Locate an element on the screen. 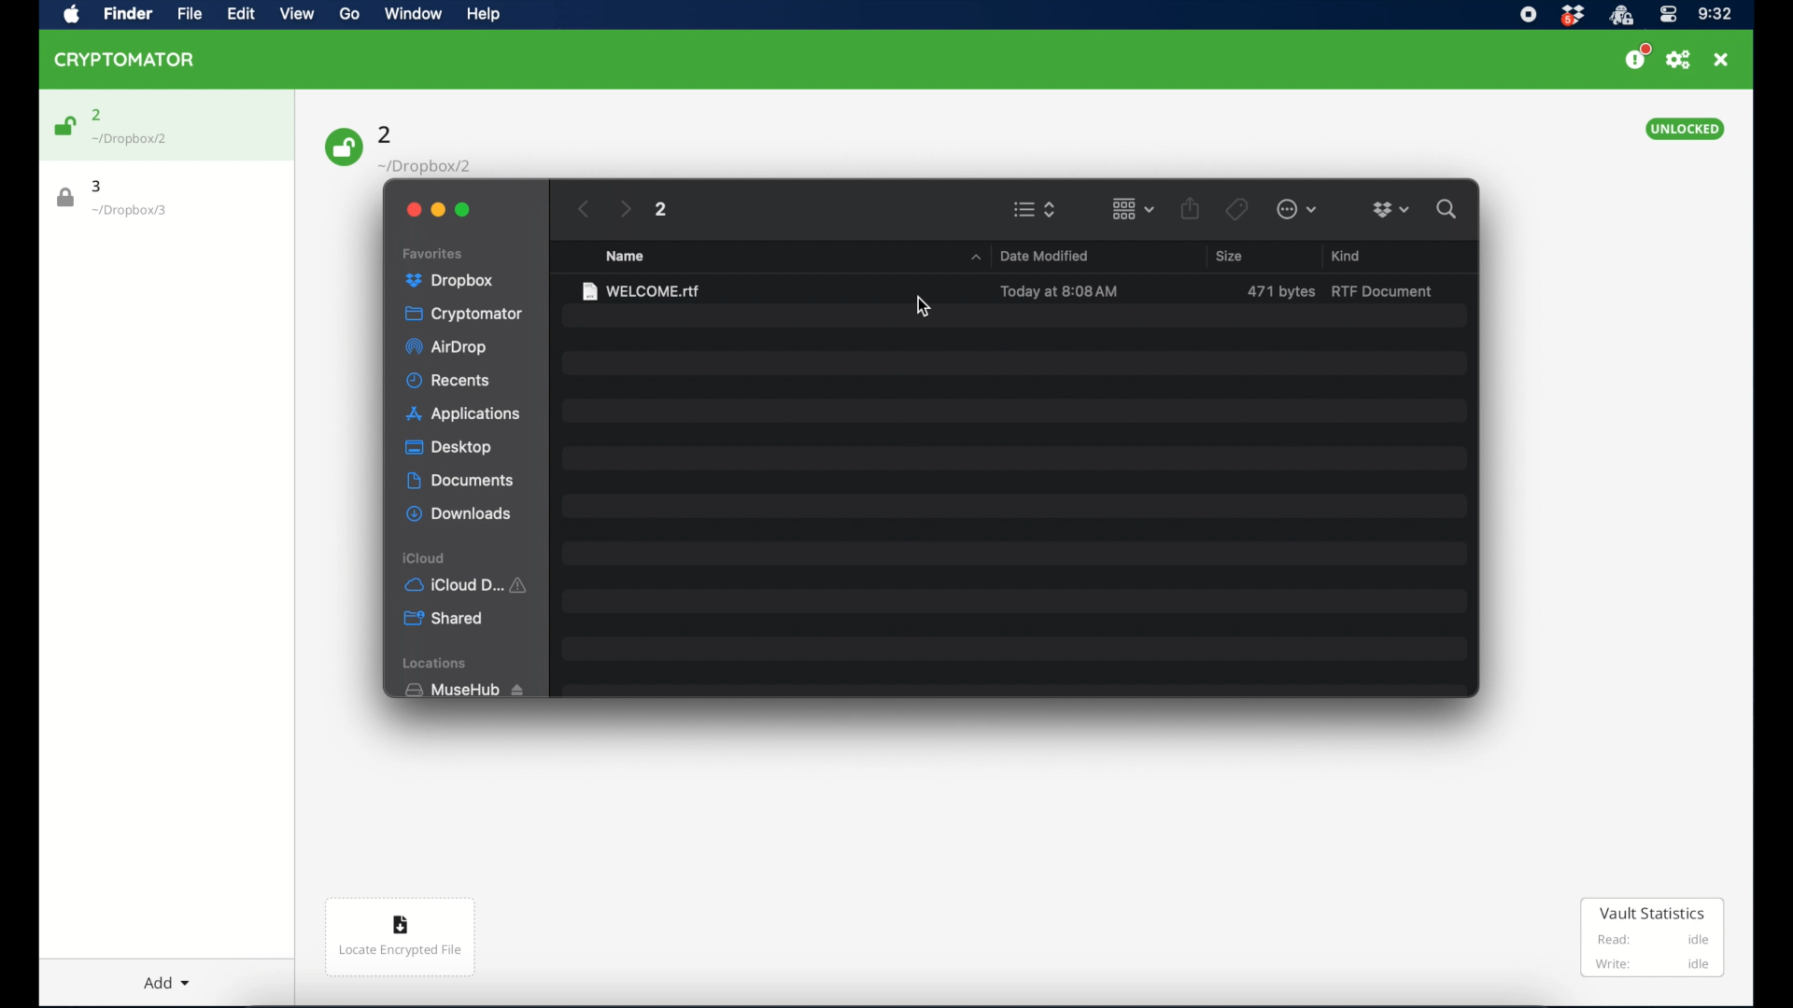 Image resolution: width=1793 pixels, height=1008 pixels. view dropdown is located at coordinates (1134, 209).